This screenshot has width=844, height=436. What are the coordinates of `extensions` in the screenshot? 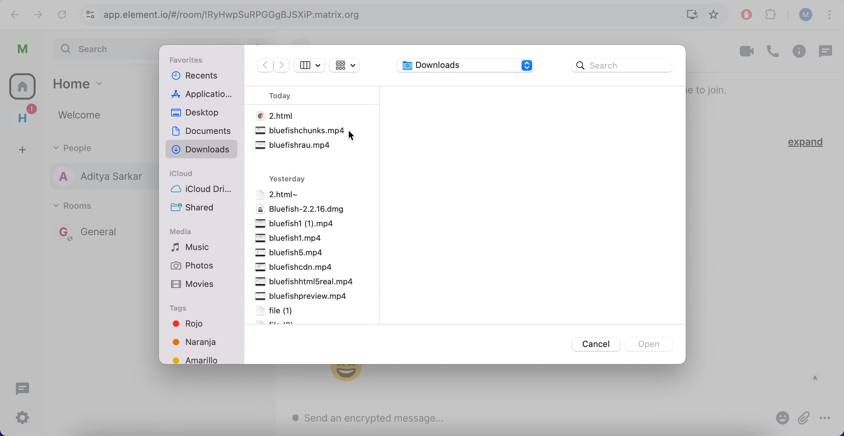 It's located at (772, 14).